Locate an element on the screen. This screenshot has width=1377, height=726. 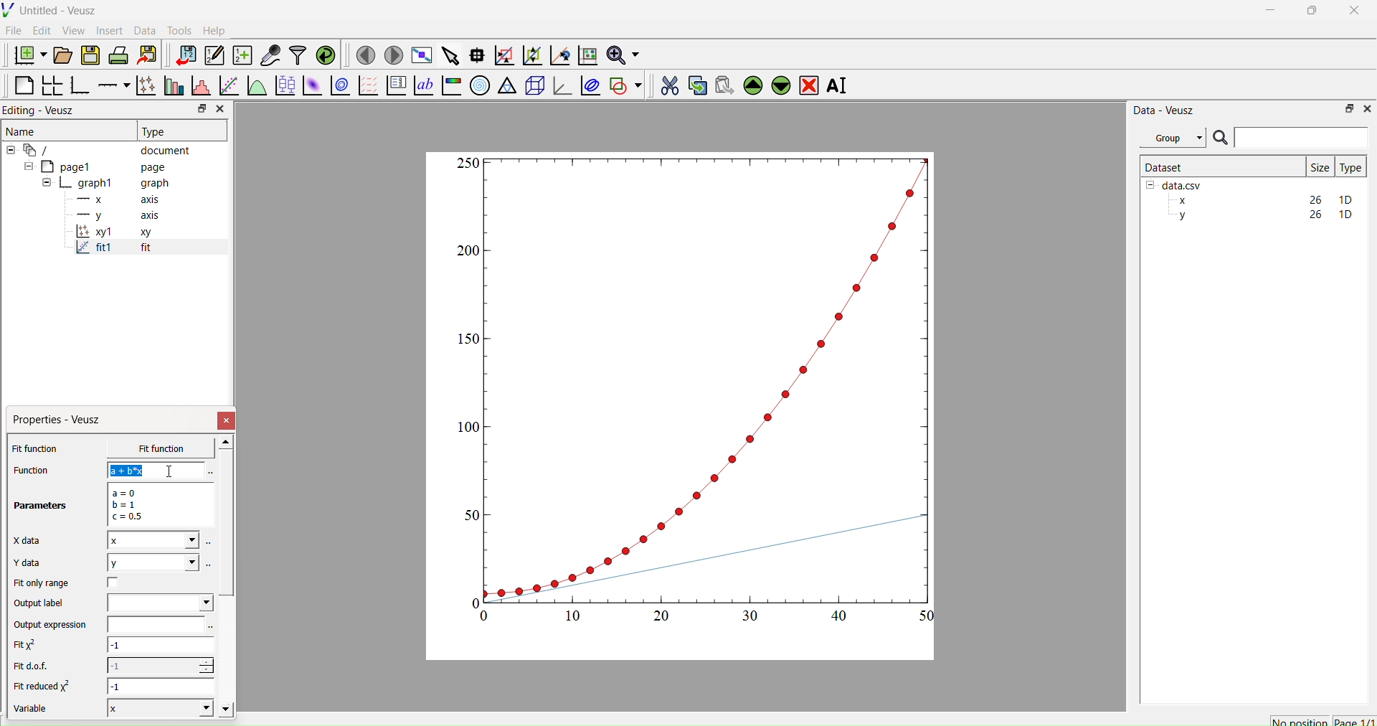
Remove is located at coordinates (808, 84).